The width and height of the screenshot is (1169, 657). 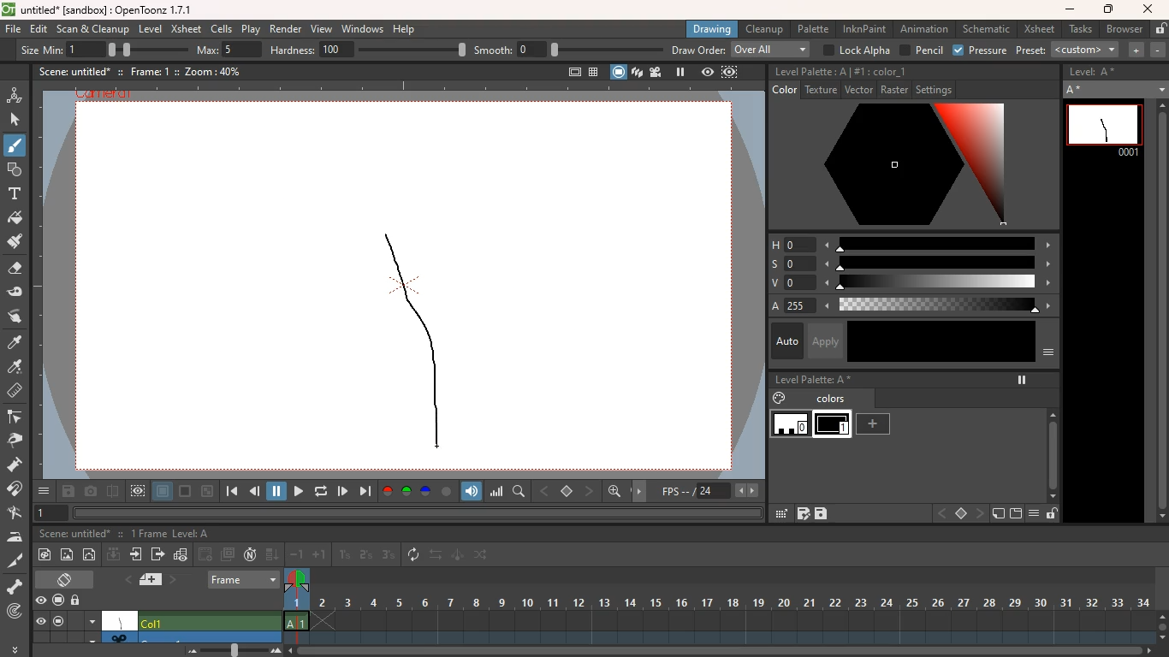 What do you see at coordinates (157, 556) in the screenshot?
I see `forward` at bounding box center [157, 556].